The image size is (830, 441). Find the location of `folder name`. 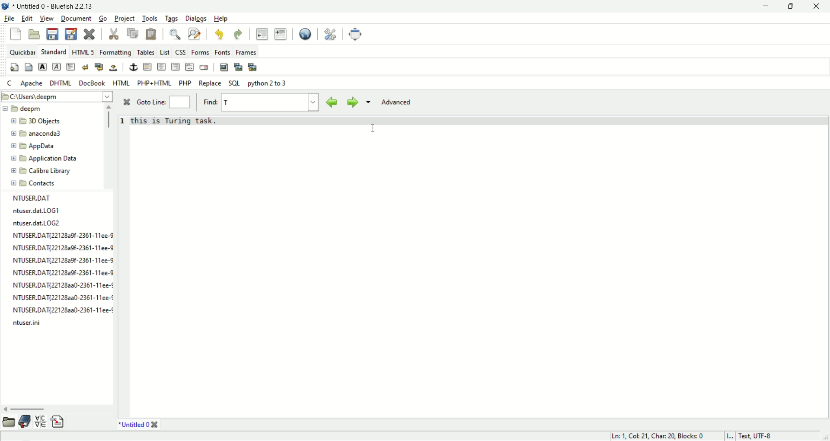

folder name is located at coordinates (45, 170).